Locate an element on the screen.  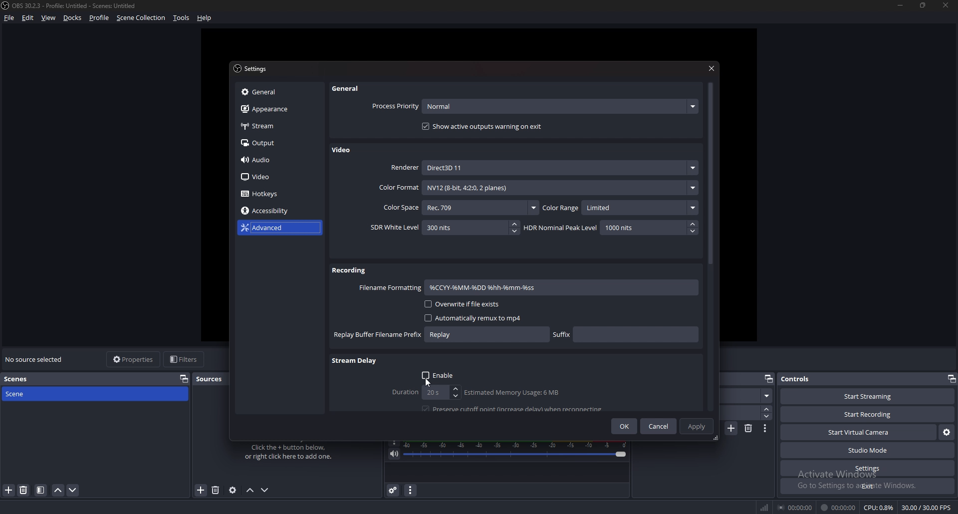
Duration is located at coordinates (424, 392).